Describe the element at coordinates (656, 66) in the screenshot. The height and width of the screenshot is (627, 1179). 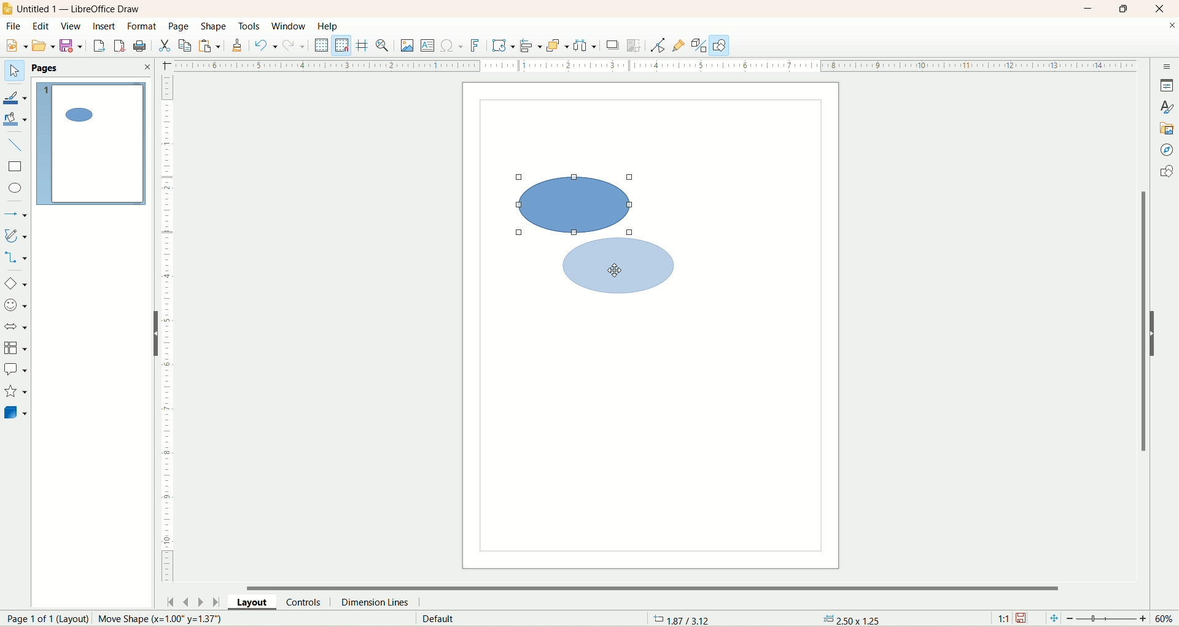
I see `scale bar` at that location.